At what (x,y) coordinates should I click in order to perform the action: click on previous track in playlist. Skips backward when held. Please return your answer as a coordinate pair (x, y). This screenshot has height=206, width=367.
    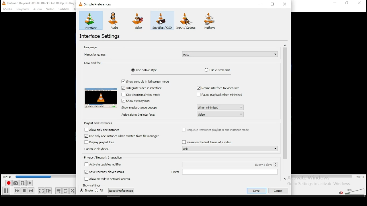
    Looking at the image, I should click on (17, 190).